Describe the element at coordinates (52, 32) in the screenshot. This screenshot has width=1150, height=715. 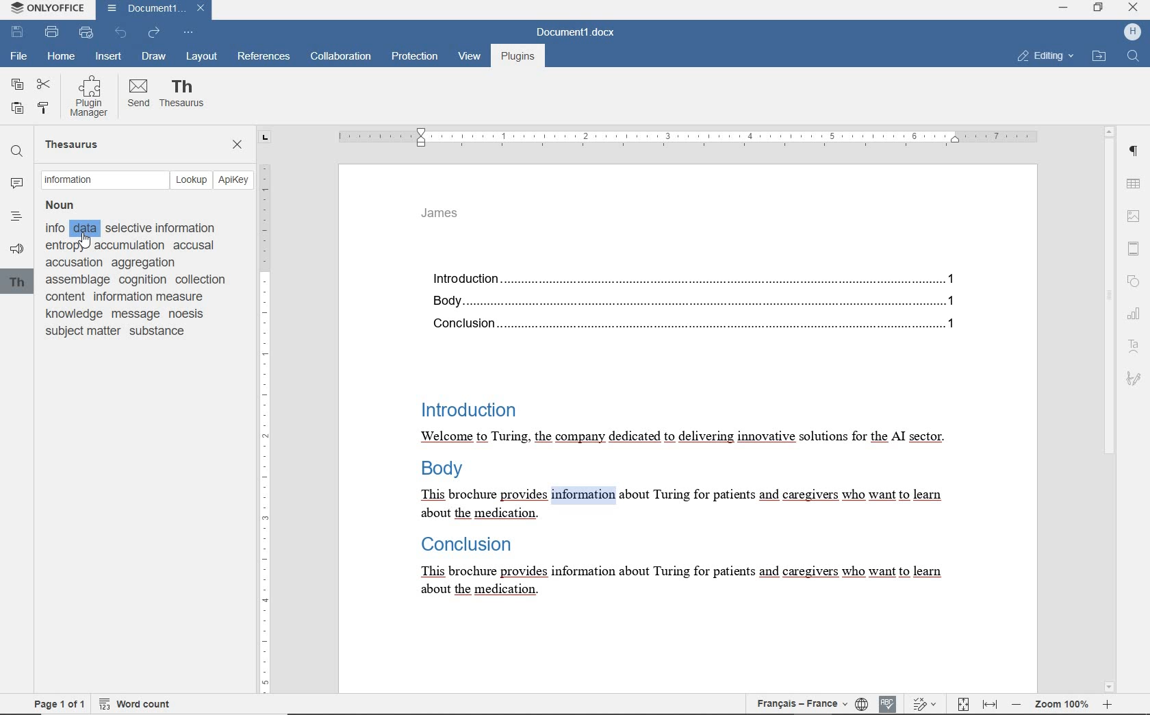
I see `PRINT` at that location.